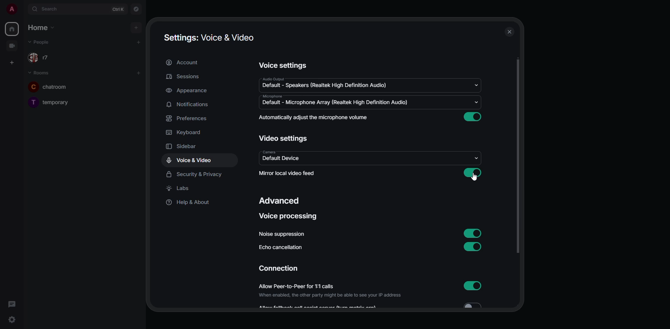 The width and height of the screenshot is (670, 329). Describe the element at coordinates (43, 42) in the screenshot. I see `people` at that location.